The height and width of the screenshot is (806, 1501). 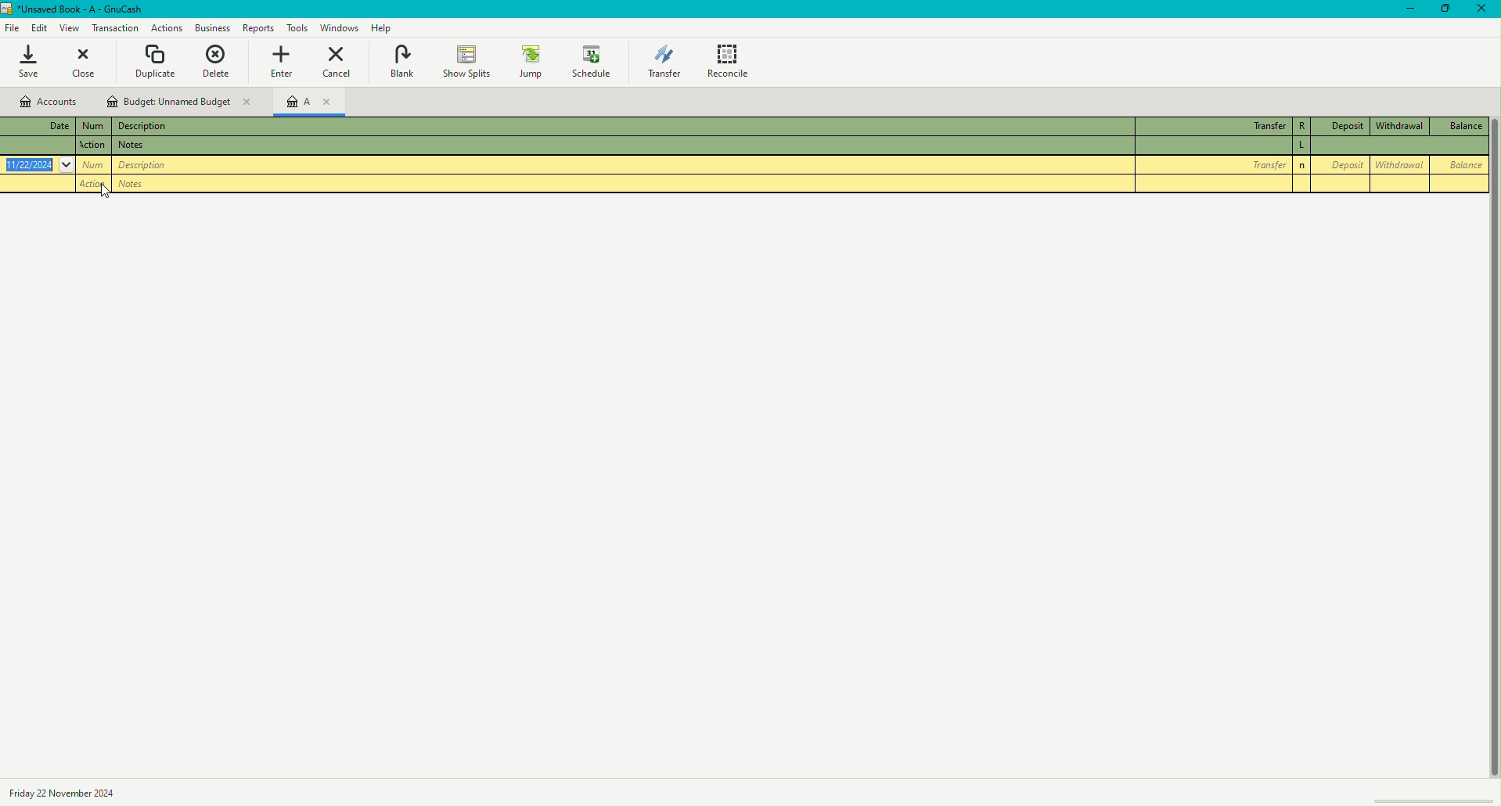 What do you see at coordinates (307, 105) in the screenshot?
I see `Account A` at bounding box center [307, 105].